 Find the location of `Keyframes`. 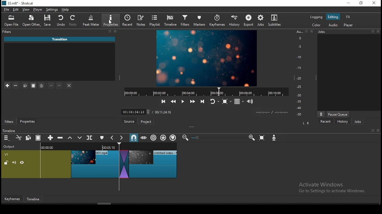

Keyframes is located at coordinates (12, 199).